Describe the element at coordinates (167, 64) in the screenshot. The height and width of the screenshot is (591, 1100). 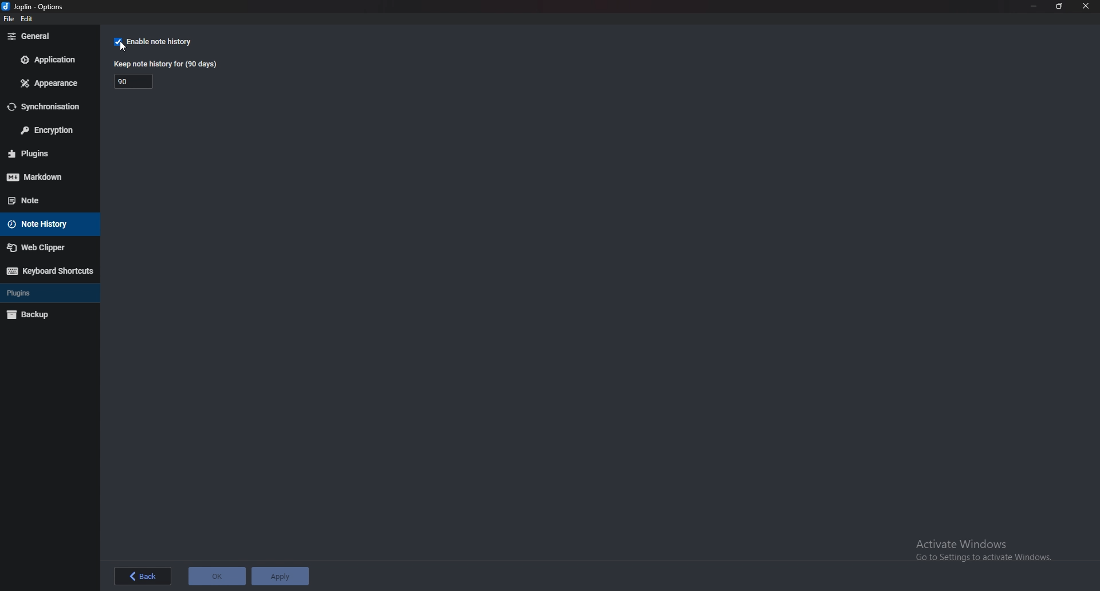
I see `Keep note history for` at that location.